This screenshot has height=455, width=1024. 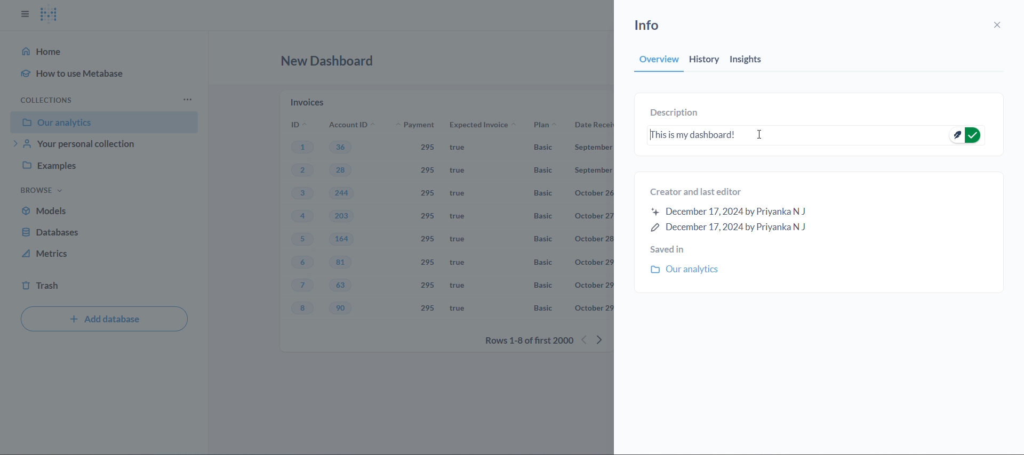 What do you see at coordinates (104, 122) in the screenshot?
I see `our analytics` at bounding box center [104, 122].